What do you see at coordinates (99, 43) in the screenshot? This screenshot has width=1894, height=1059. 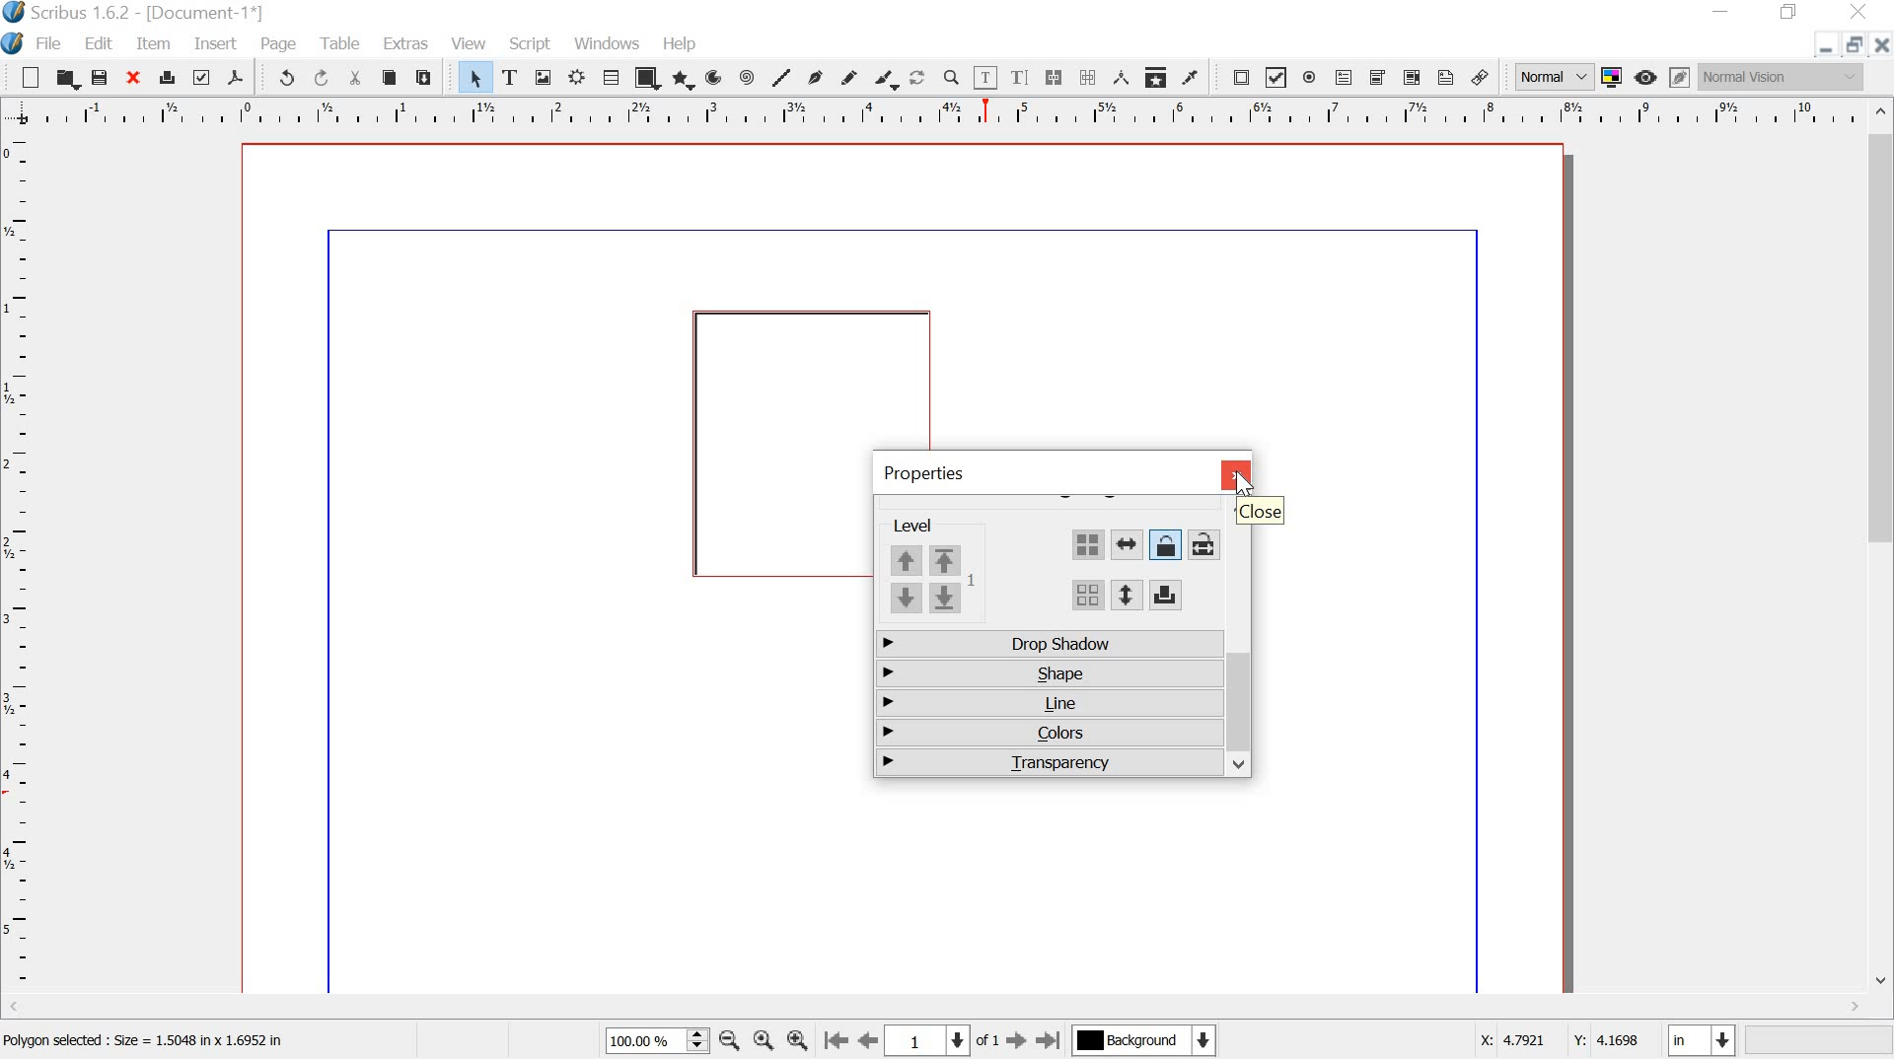 I see `edit` at bounding box center [99, 43].